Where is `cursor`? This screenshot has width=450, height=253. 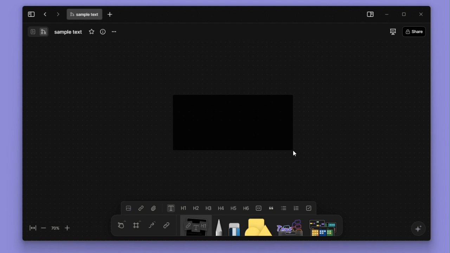
cursor is located at coordinates (298, 155).